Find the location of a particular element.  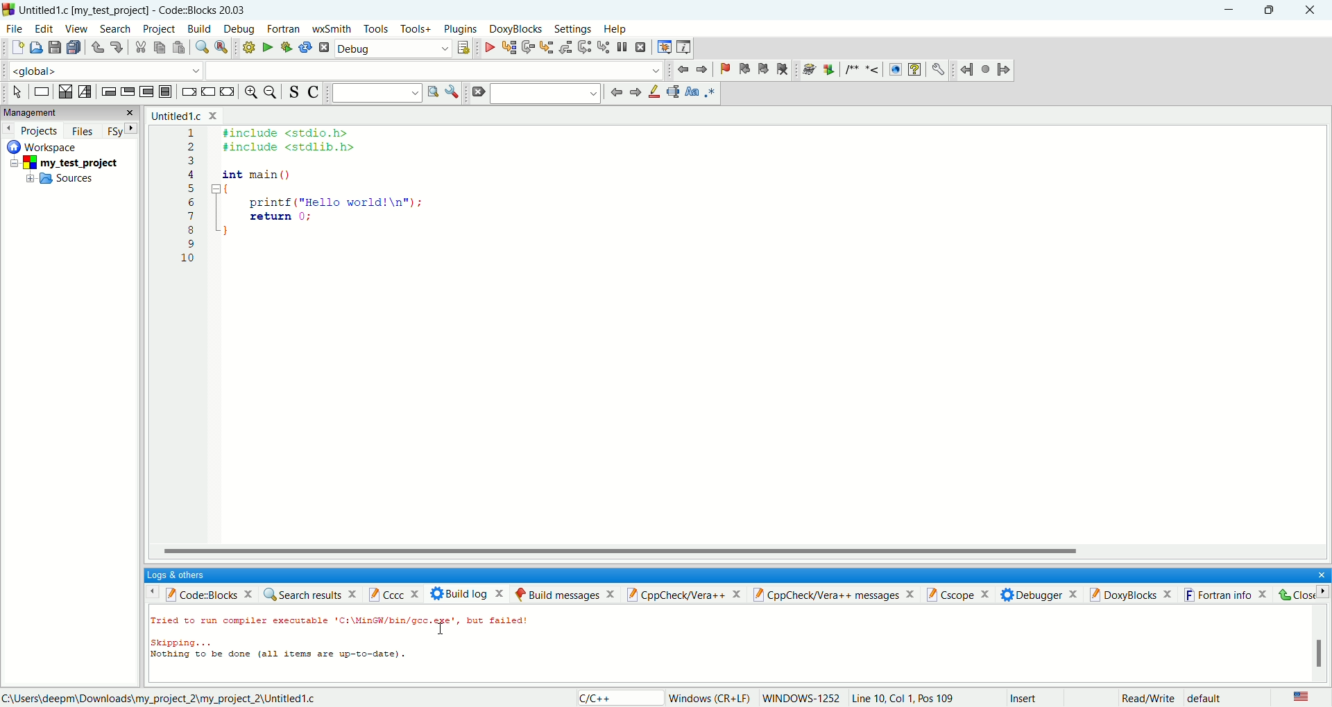

Code:blocks is located at coordinates (199, 593).